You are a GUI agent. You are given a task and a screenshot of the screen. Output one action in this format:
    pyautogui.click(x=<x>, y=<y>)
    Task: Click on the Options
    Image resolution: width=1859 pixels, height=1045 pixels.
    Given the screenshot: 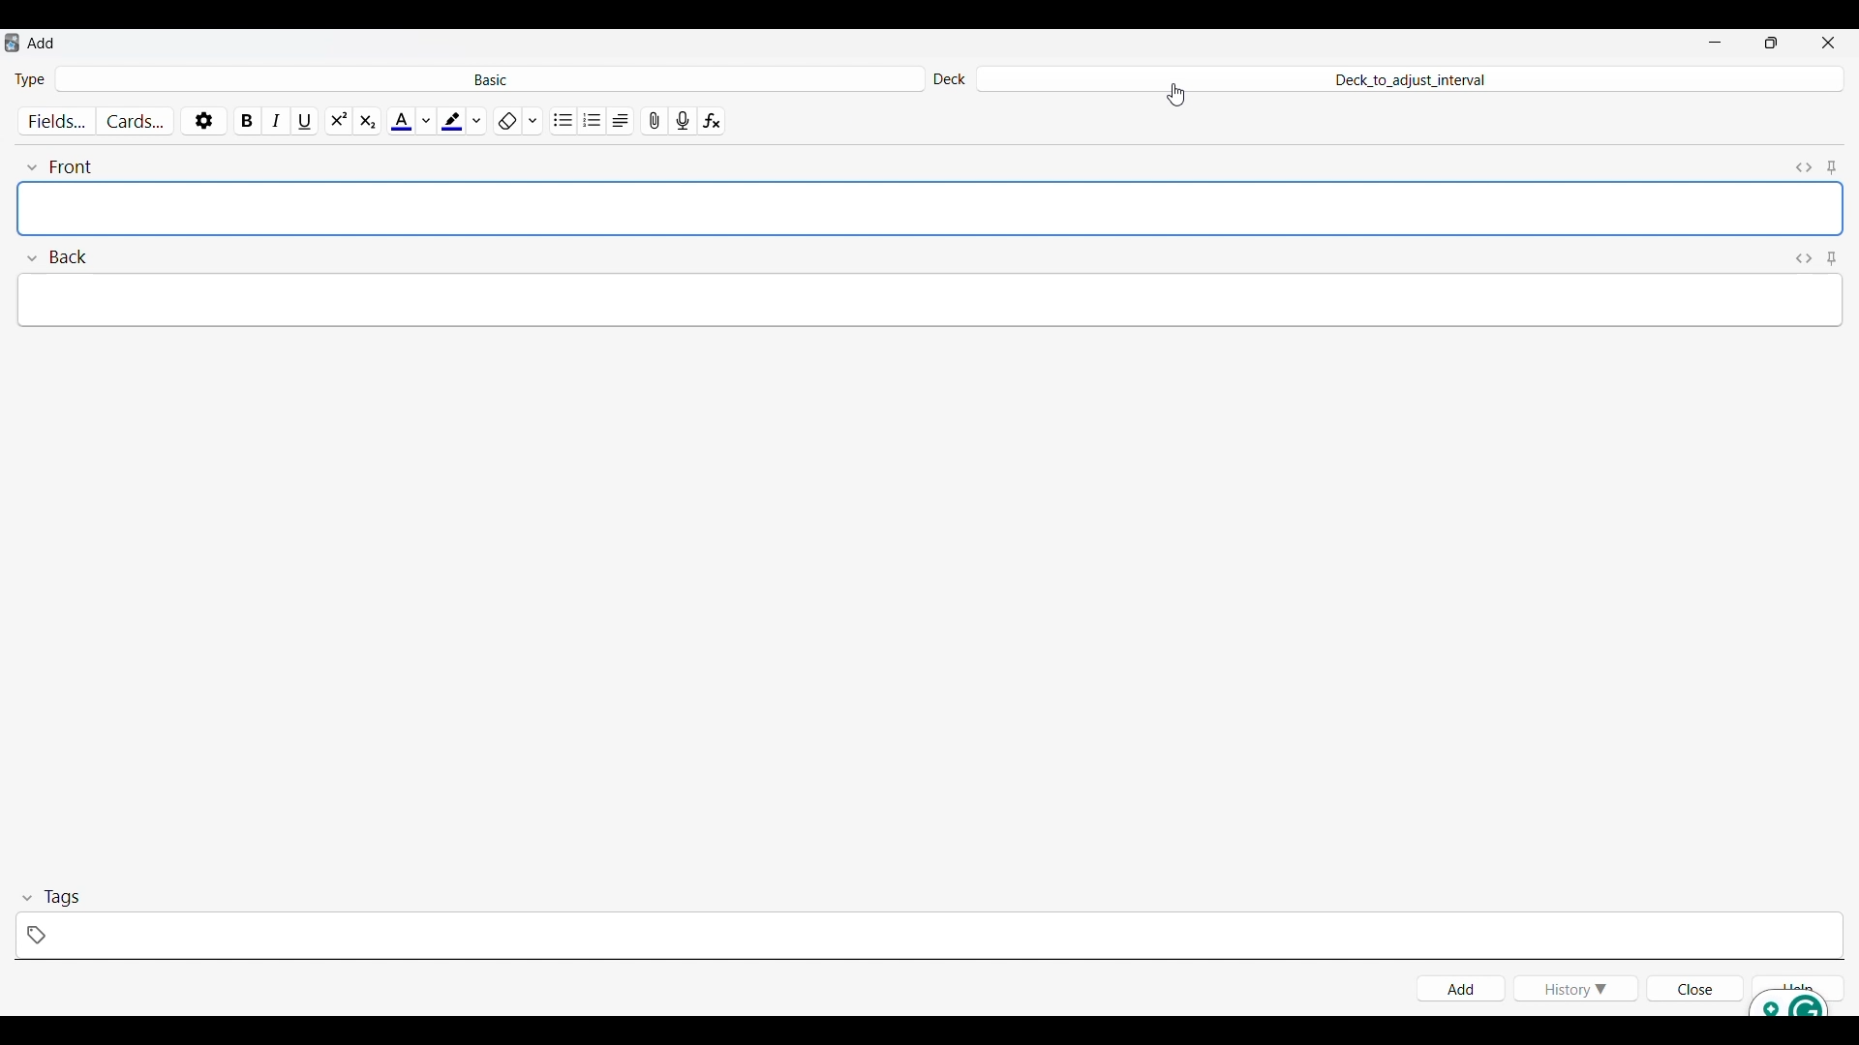 What is the action you would take?
    pyautogui.click(x=203, y=120)
    